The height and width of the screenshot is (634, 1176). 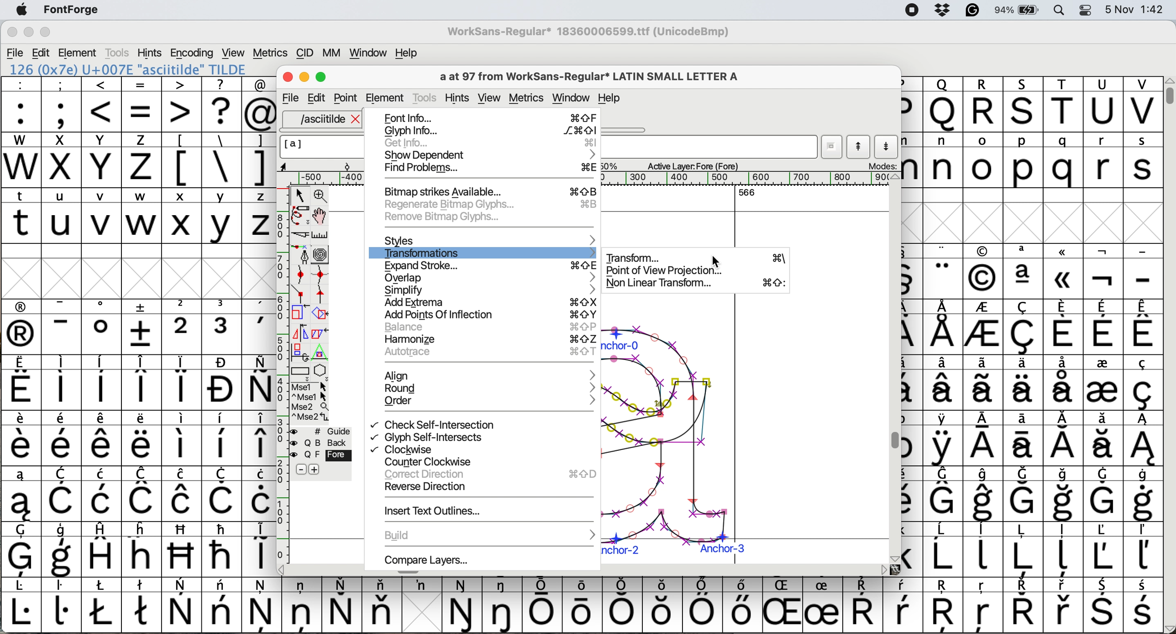 What do you see at coordinates (321, 370) in the screenshot?
I see `star or polygon` at bounding box center [321, 370].